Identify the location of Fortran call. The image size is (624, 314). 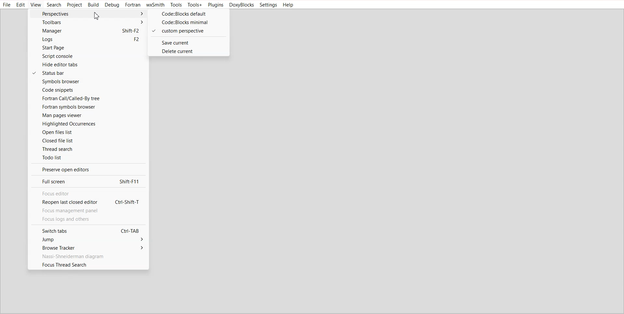
(88, 98).